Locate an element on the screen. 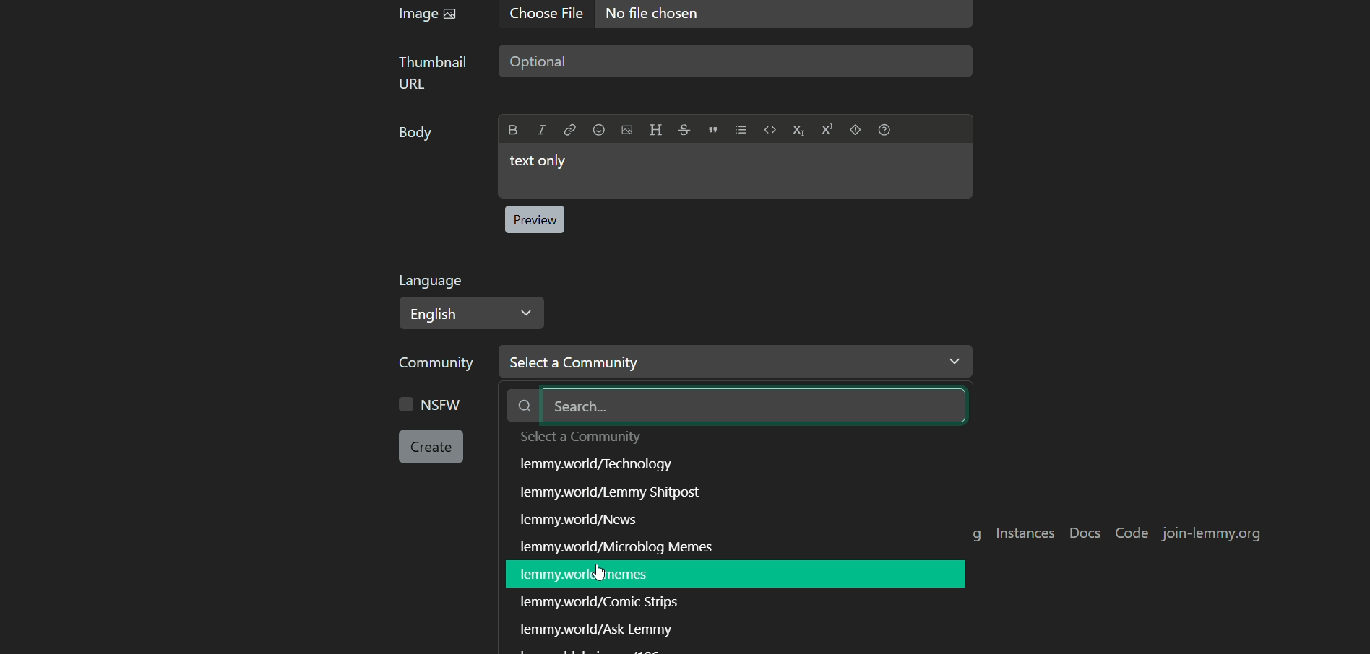  cursor is located at coordinates (600, 572).